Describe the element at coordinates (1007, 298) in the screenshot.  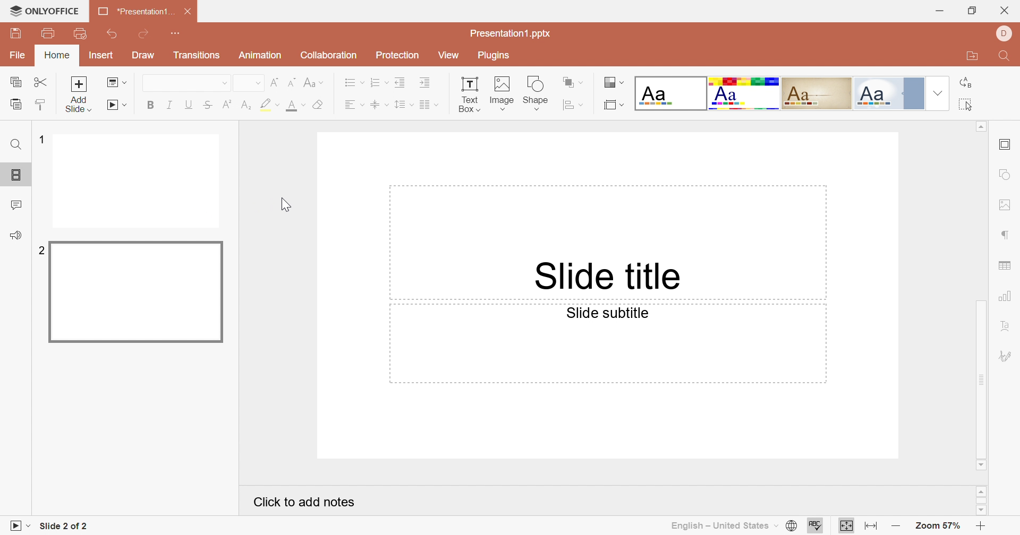
I see `Chart settings` at that location.